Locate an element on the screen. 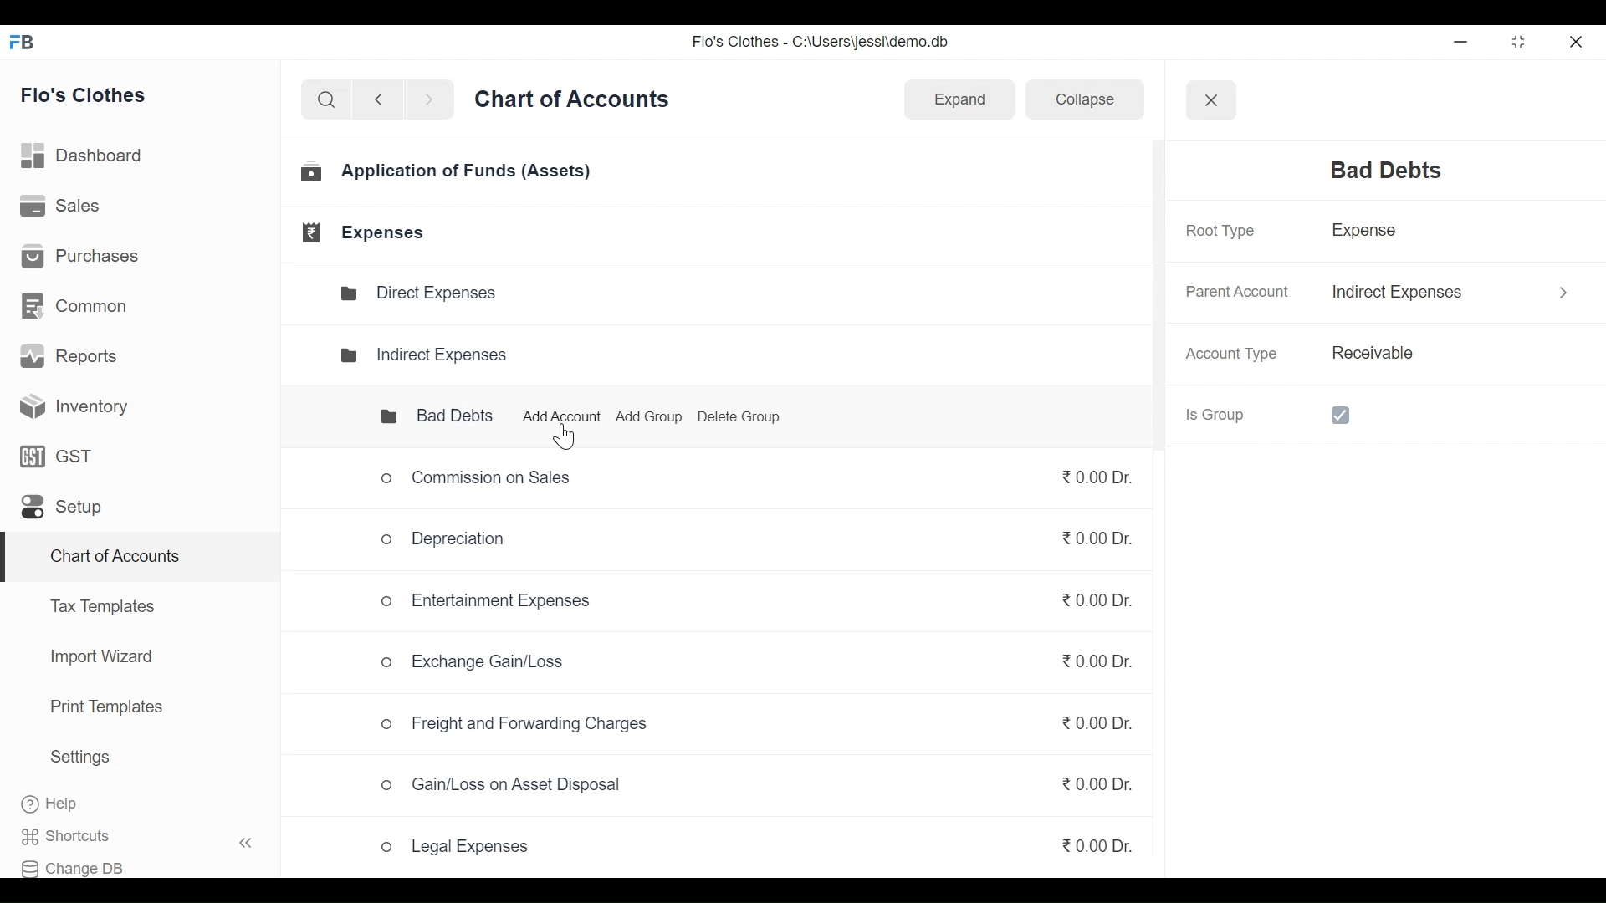  restore down is located at coordinates (1516, 43).